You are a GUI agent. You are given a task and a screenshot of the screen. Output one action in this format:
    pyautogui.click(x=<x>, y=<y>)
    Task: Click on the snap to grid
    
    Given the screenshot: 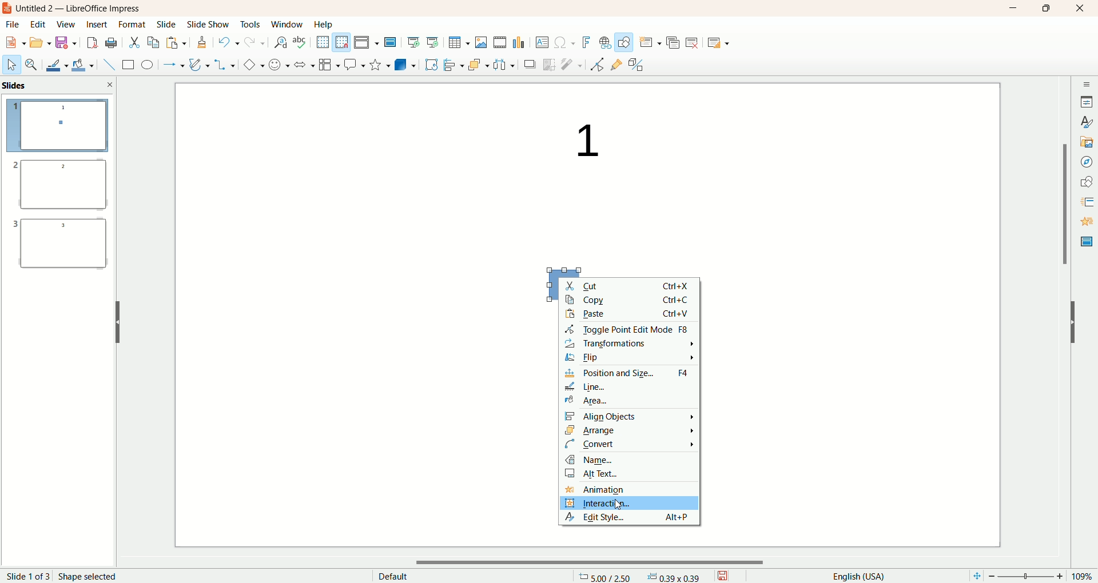 What is the action you would take?
    pyautogui.click(x=343, y=42)
    